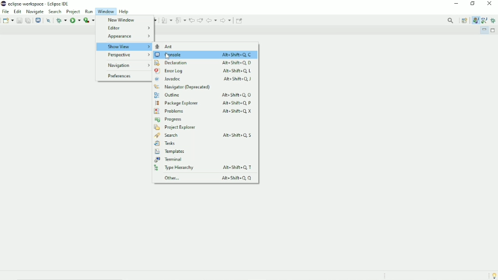  I want to click on Editor, so click(128, 28).